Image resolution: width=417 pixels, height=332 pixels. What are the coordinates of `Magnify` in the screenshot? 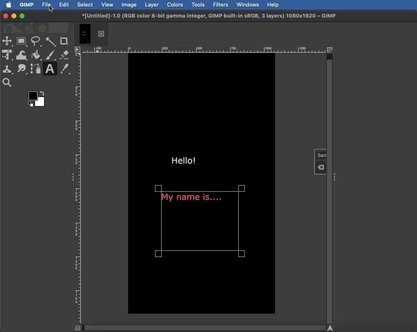 It's located at (9, 83).